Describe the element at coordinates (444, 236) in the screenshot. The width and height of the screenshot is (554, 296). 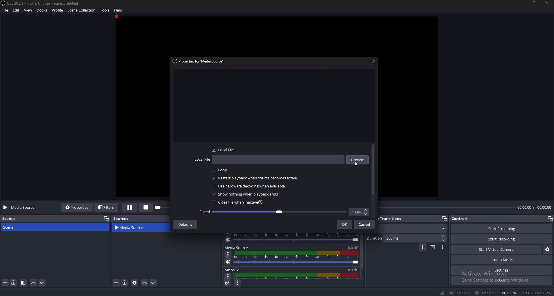
I see `Increase duration` at that location.